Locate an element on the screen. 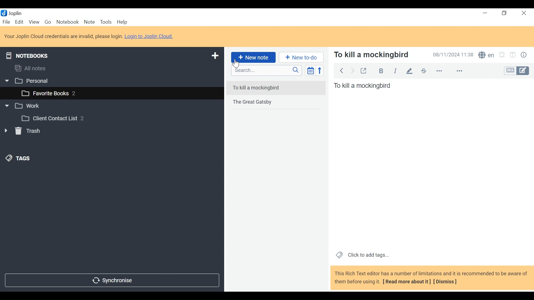 This screenshot has height=300, width=534.  is located at coordinates (123, 22).